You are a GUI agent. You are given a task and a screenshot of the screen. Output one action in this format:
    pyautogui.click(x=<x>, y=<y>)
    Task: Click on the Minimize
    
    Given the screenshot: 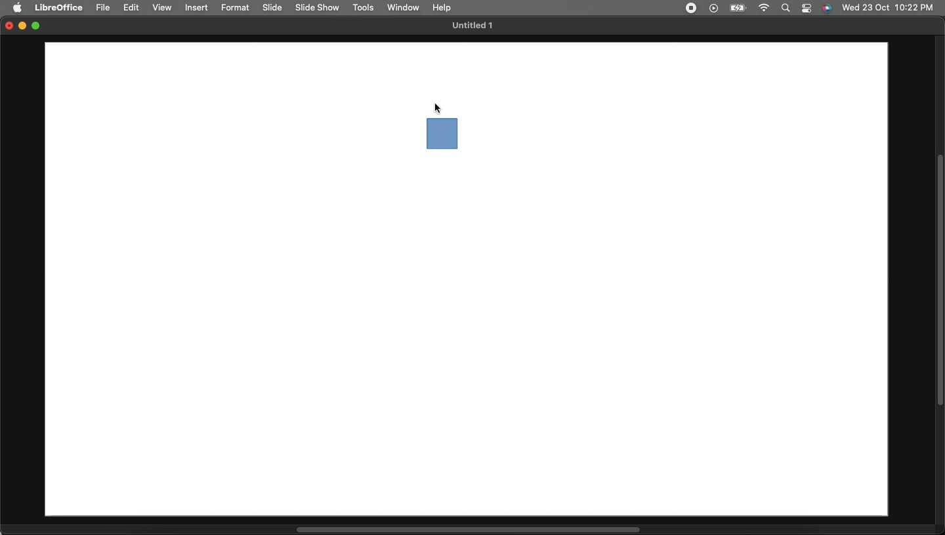 What is the action you would take?
    pyautogui.click(x=23, y=27)
    